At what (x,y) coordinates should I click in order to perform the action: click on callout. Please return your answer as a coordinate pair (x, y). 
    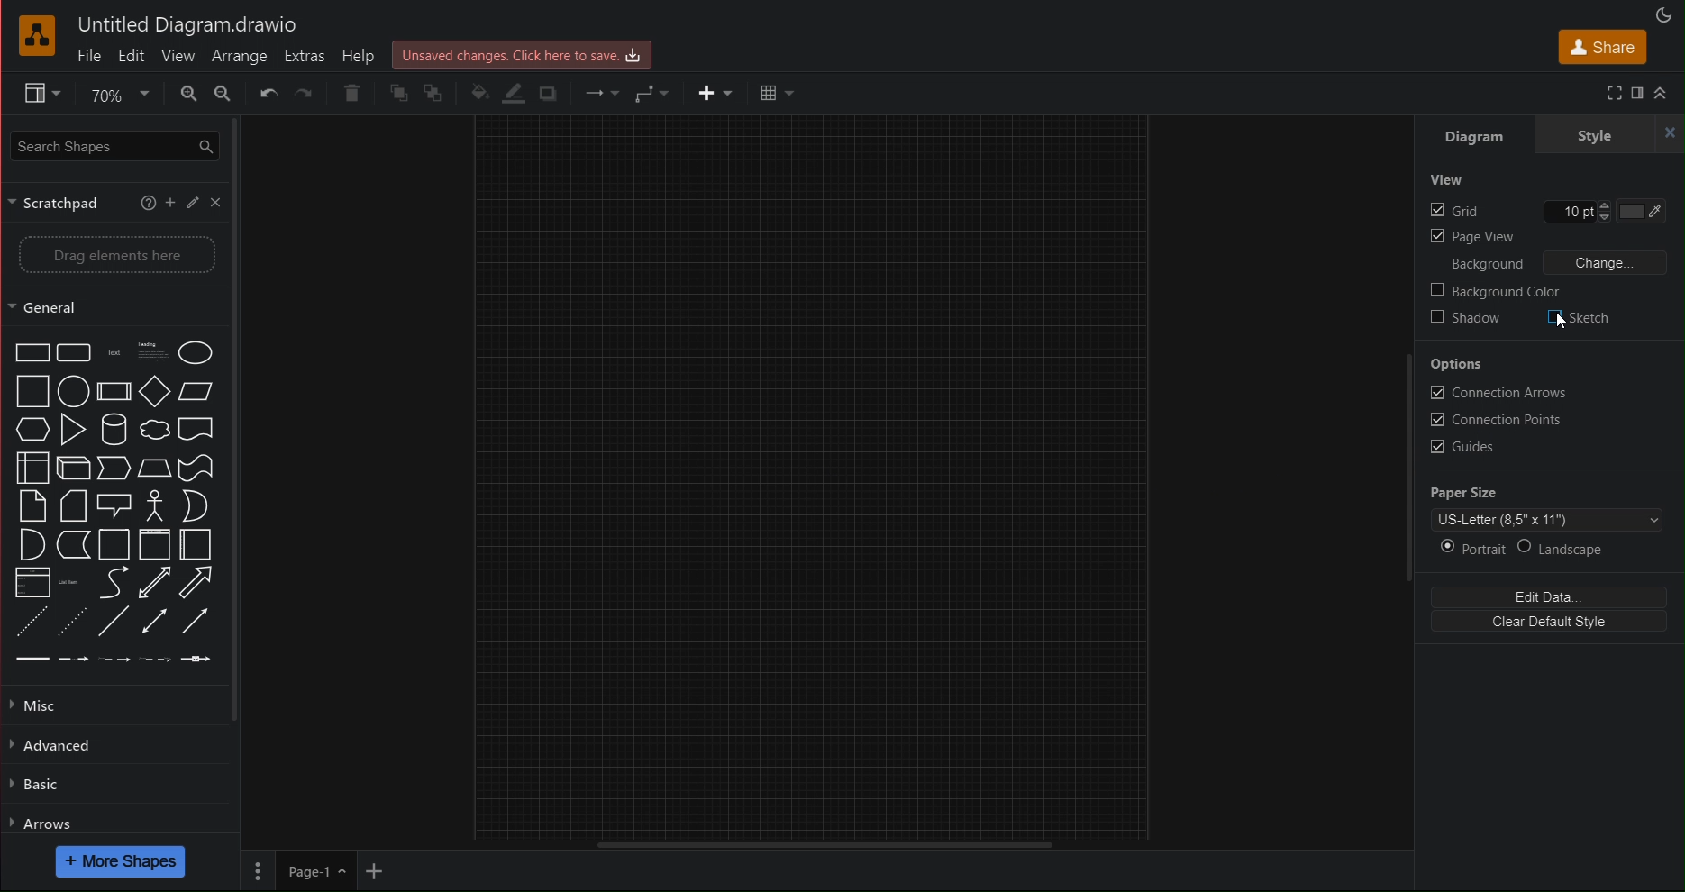
    Looking at the image, I should click on (114, 505).